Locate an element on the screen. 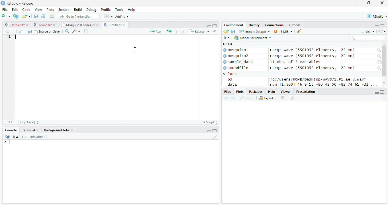 Image resolution: width=388 pixels, height=205 pixels. 1:1 is located at coordinates (11, 122).